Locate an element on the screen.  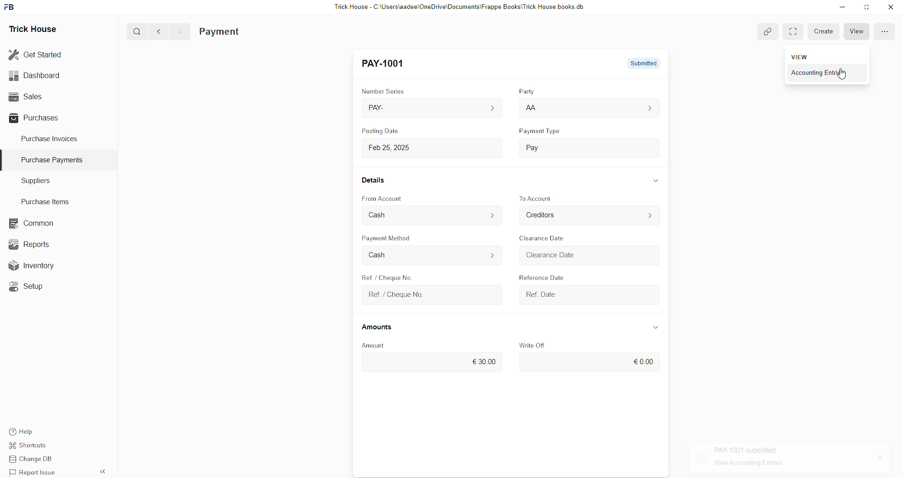
Change DB is located at coordinates (36, 460).